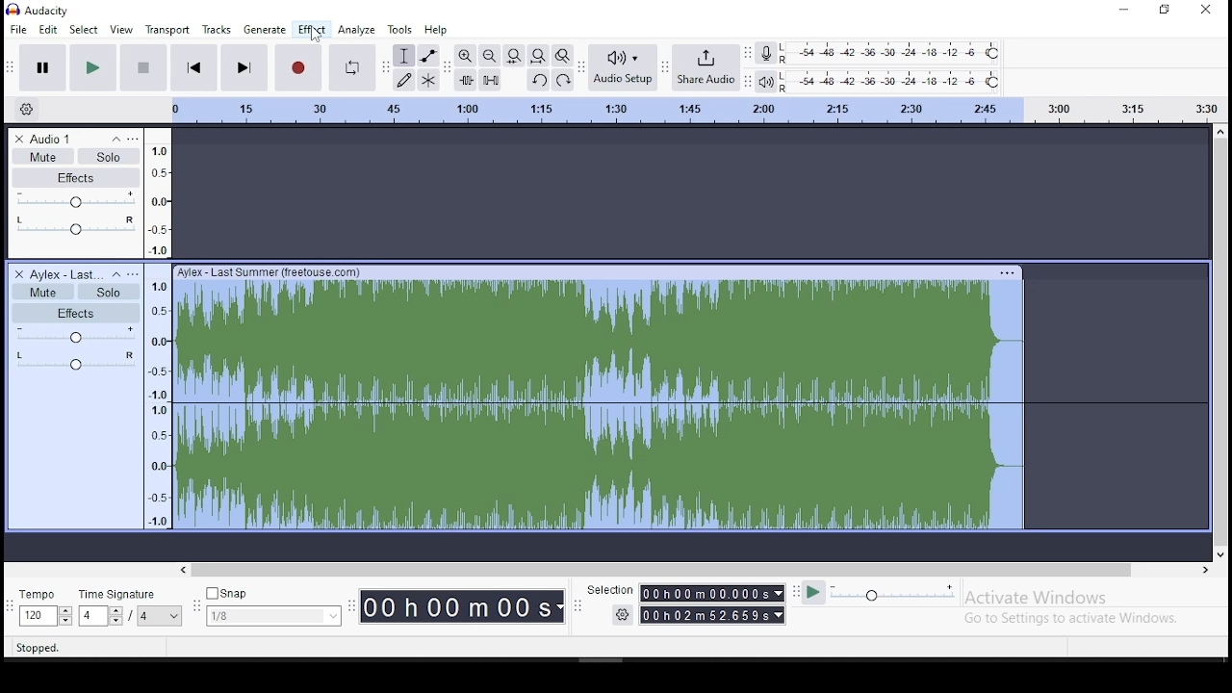 This screenshot has width=1232, height=693. Describe the element at coordinates (80, 337) in the screenshot. I see `volume` at that location.